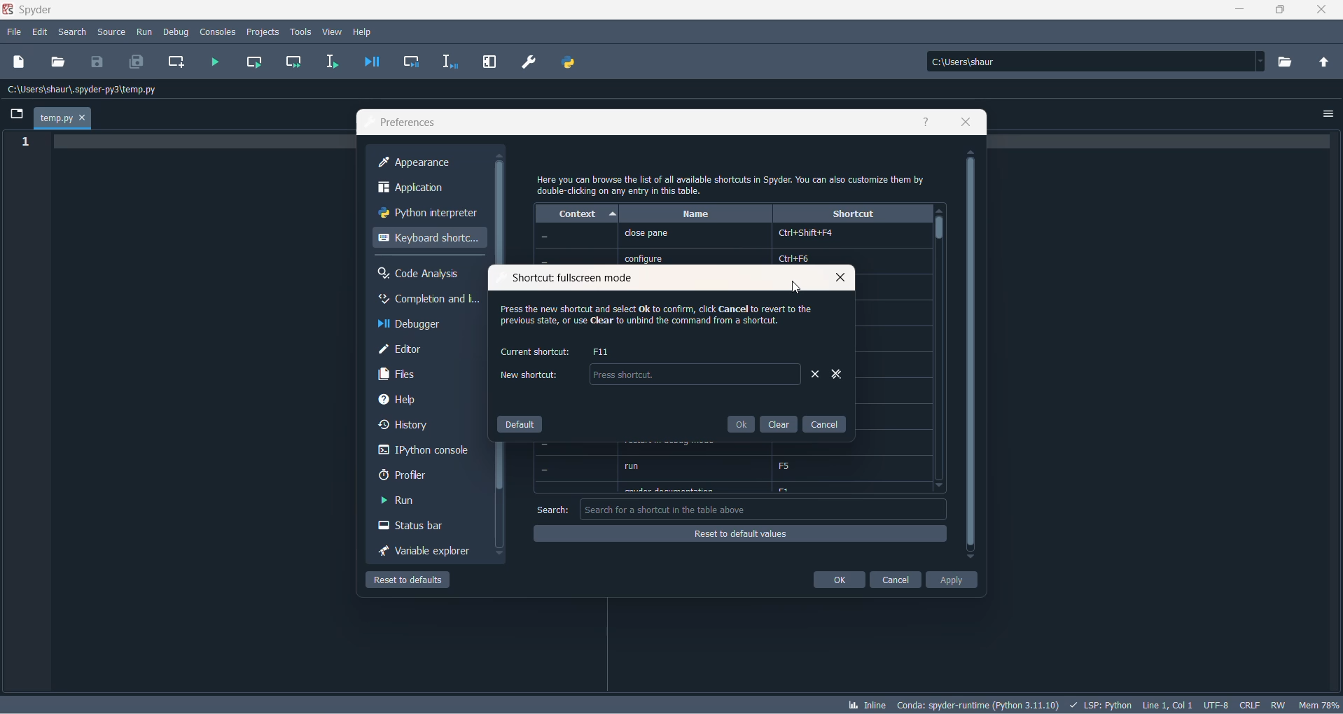 This screenshot has width=1343, height=714. What do you see at coordinates (896, 581) in the screenshot?
I see `cancel` at bounding box center [896, 581].